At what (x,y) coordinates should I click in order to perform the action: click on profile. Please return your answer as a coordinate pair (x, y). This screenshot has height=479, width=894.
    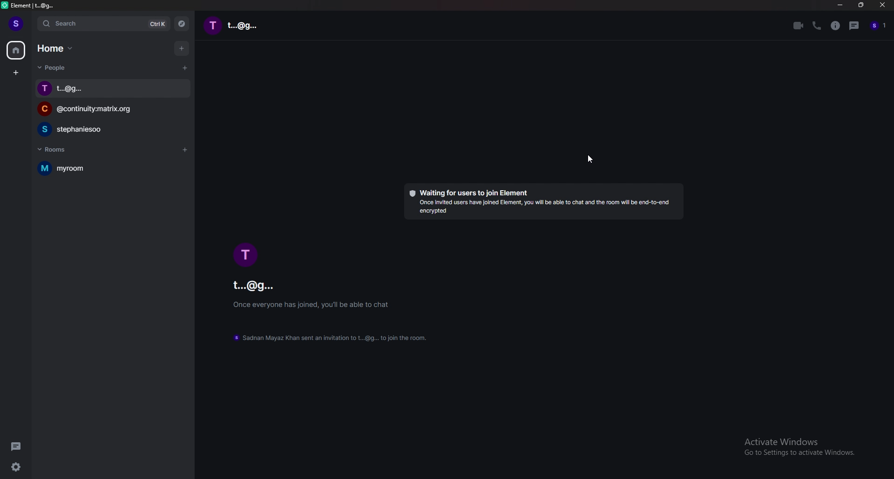
    Looking at the image, I should click on (879, 26).